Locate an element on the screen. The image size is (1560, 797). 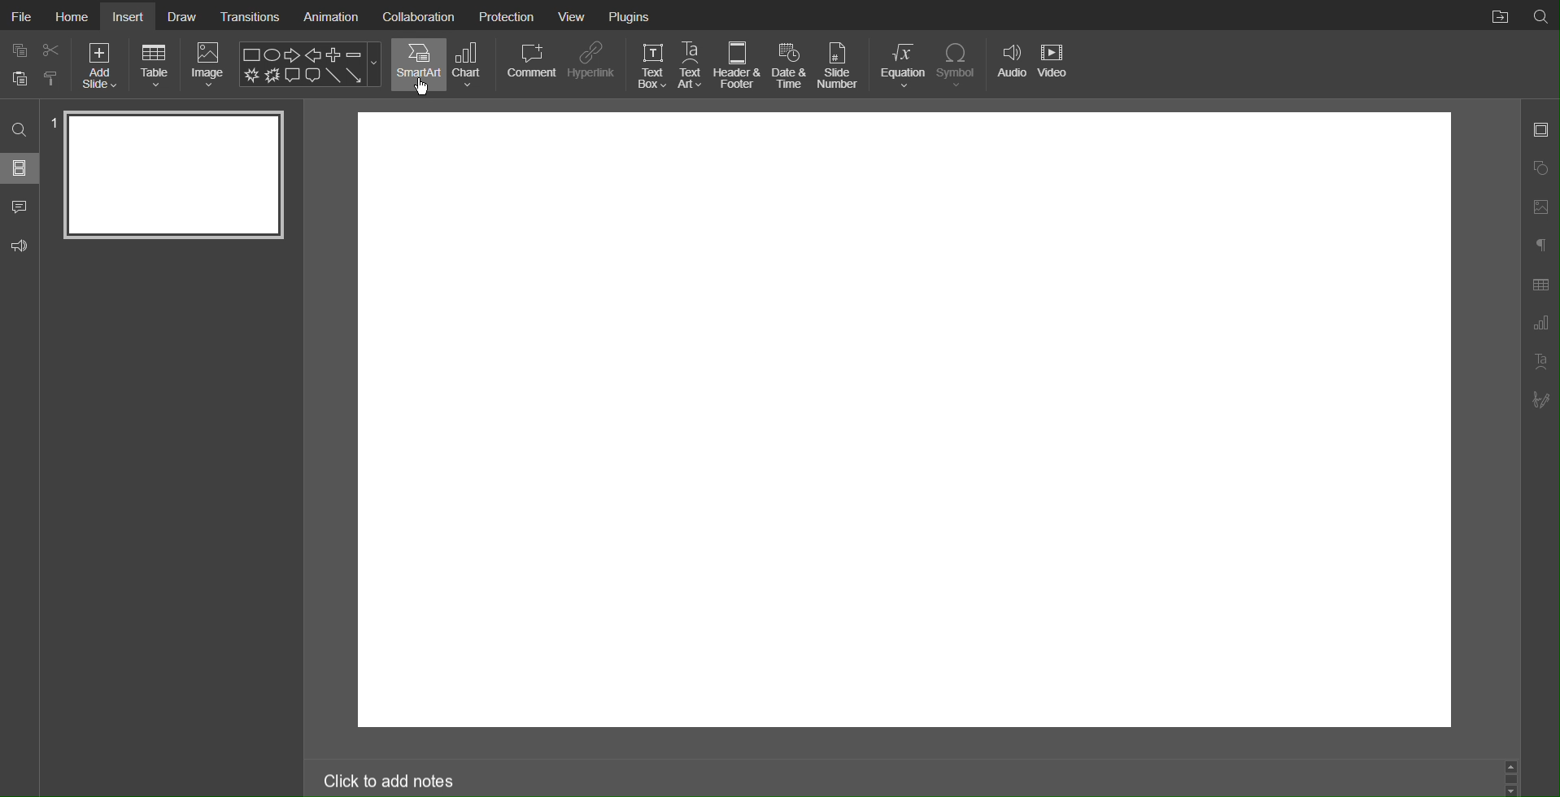
cut is located at coordinates (52, 49).